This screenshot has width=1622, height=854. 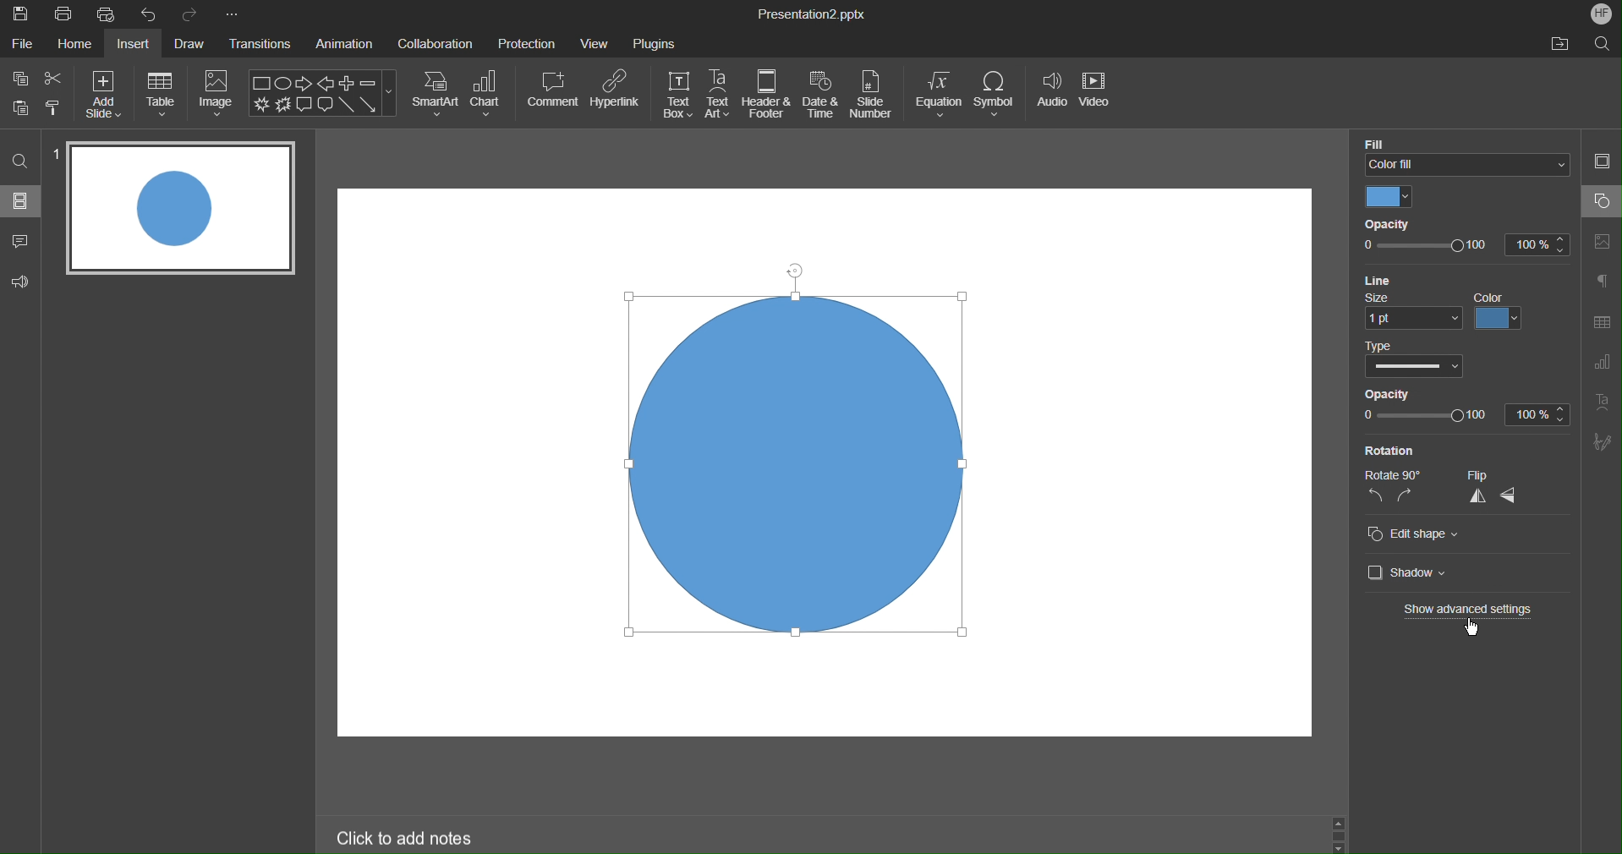 What do you see at coordinates (232, 14) in the screenshot?
I see `More` at bounding box center [232, 14].